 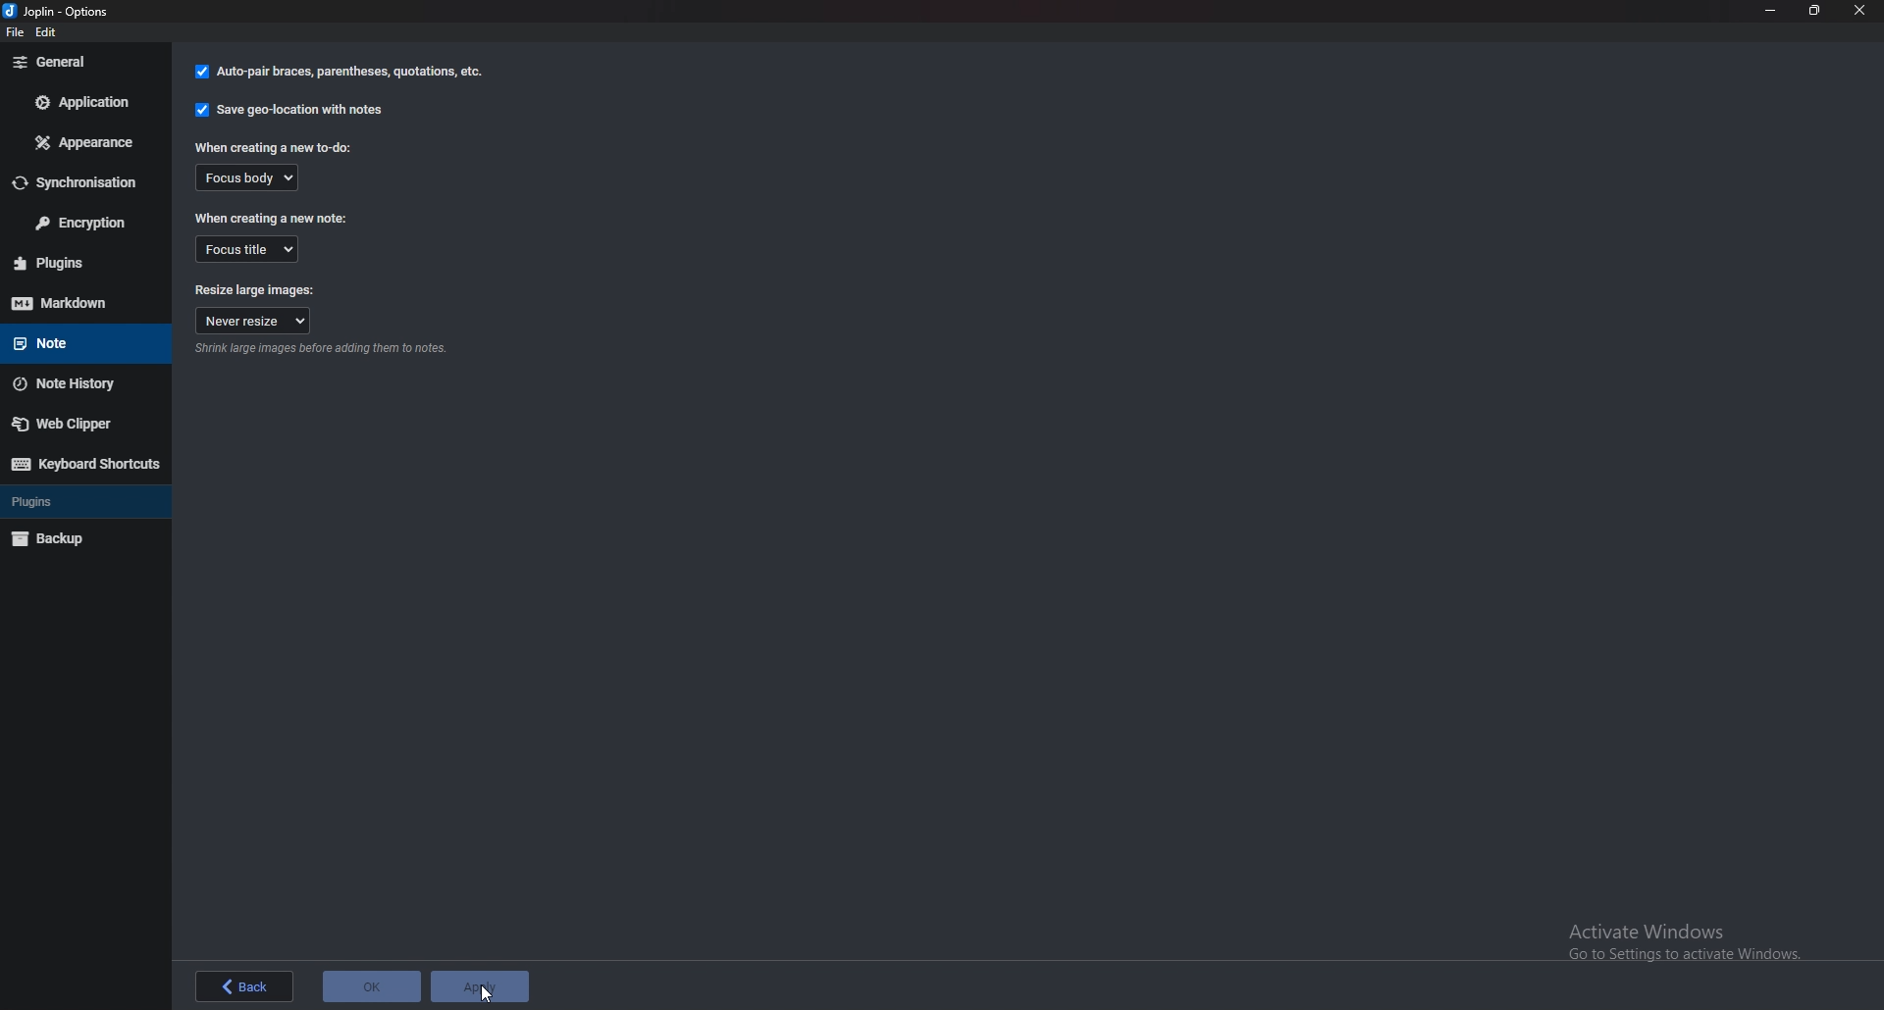 What do you see at coordinates (256, 291) in the screenshot?
I see `Resize large images` at bounding box center [256, 291].